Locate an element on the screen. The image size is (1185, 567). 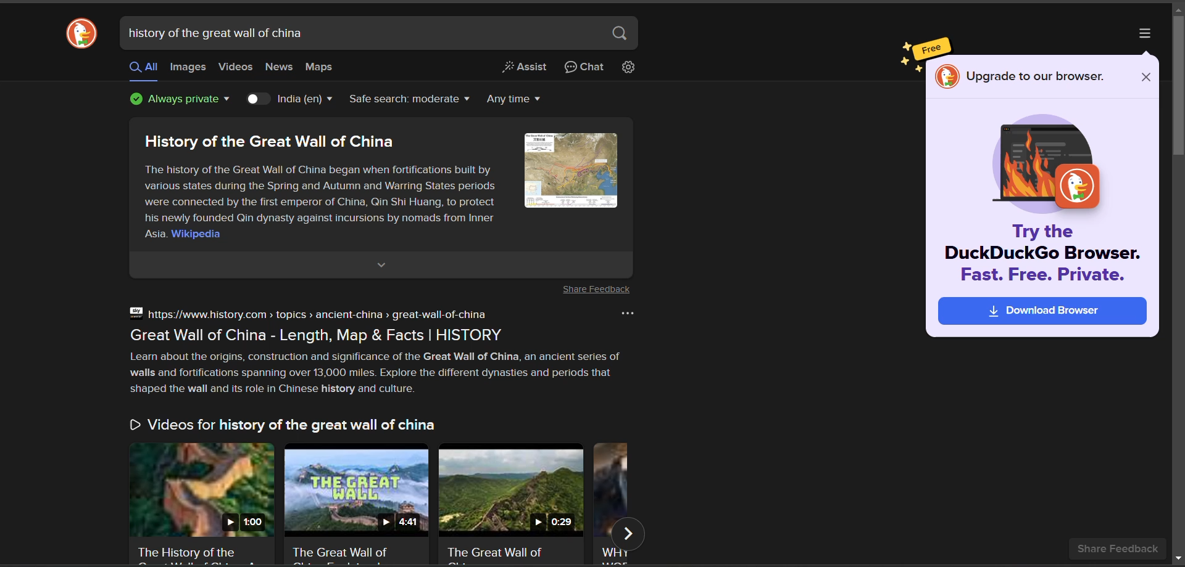
expand is located at coordinates (382, 268).